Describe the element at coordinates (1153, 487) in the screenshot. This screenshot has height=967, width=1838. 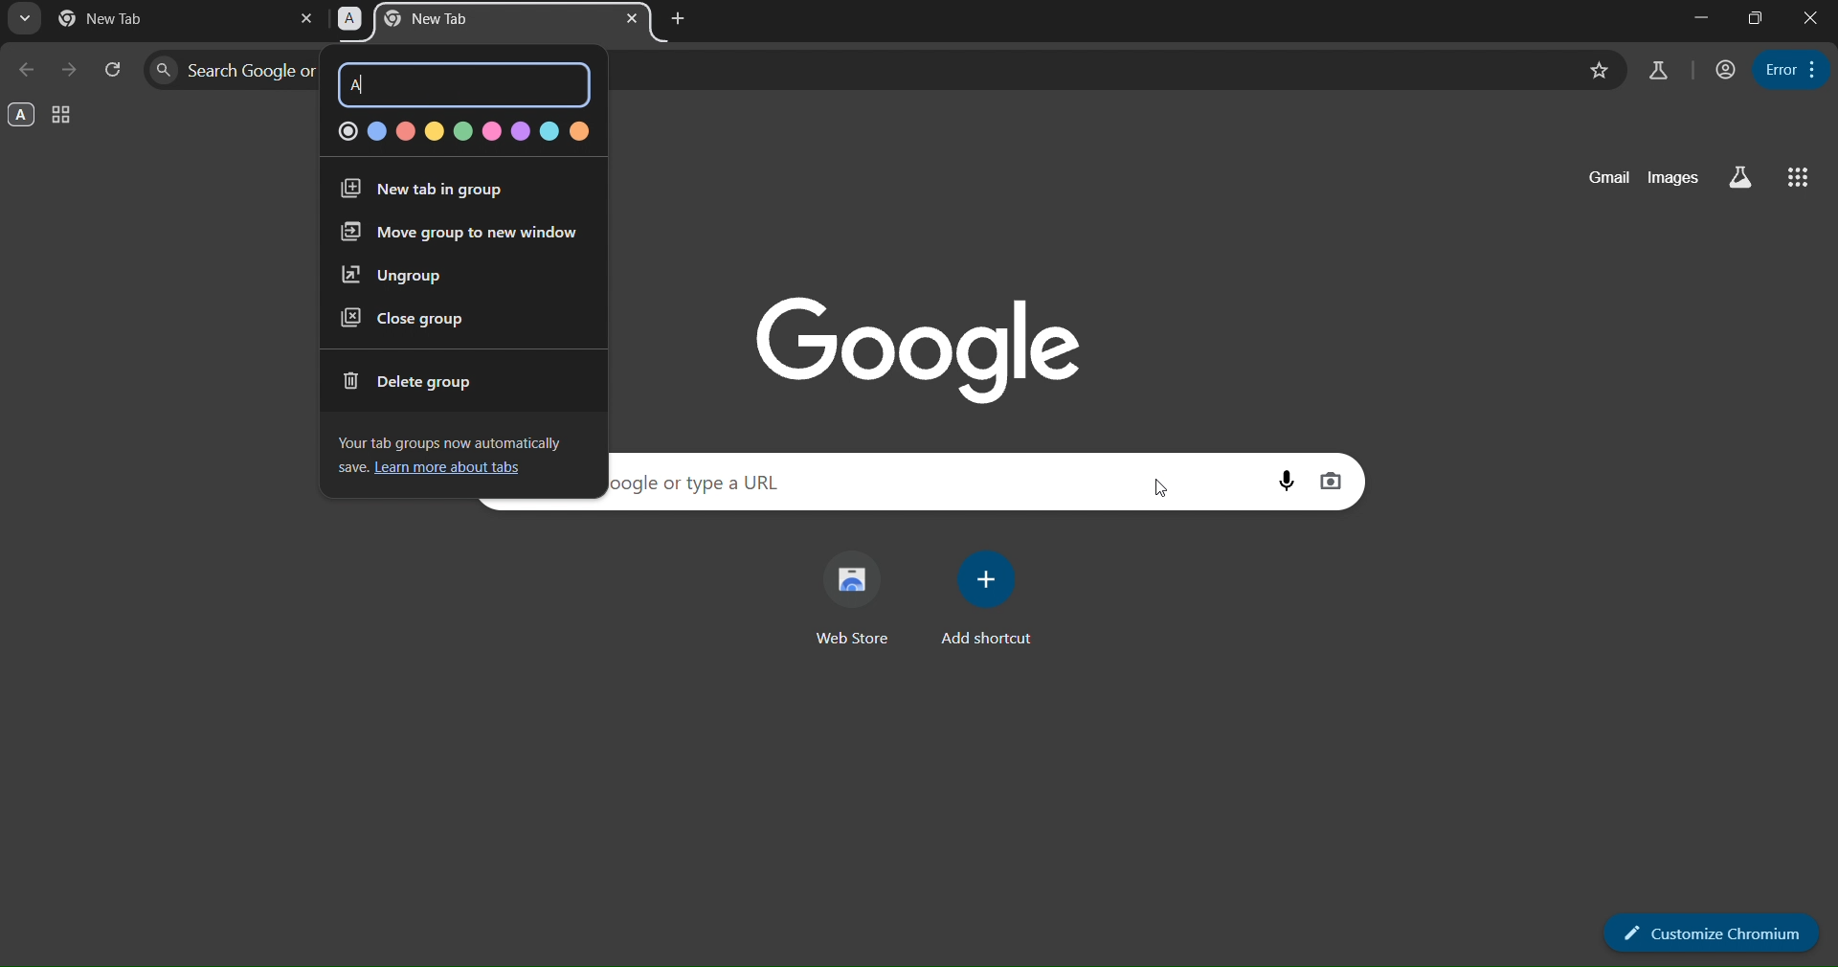
I see `cursor` at that location.